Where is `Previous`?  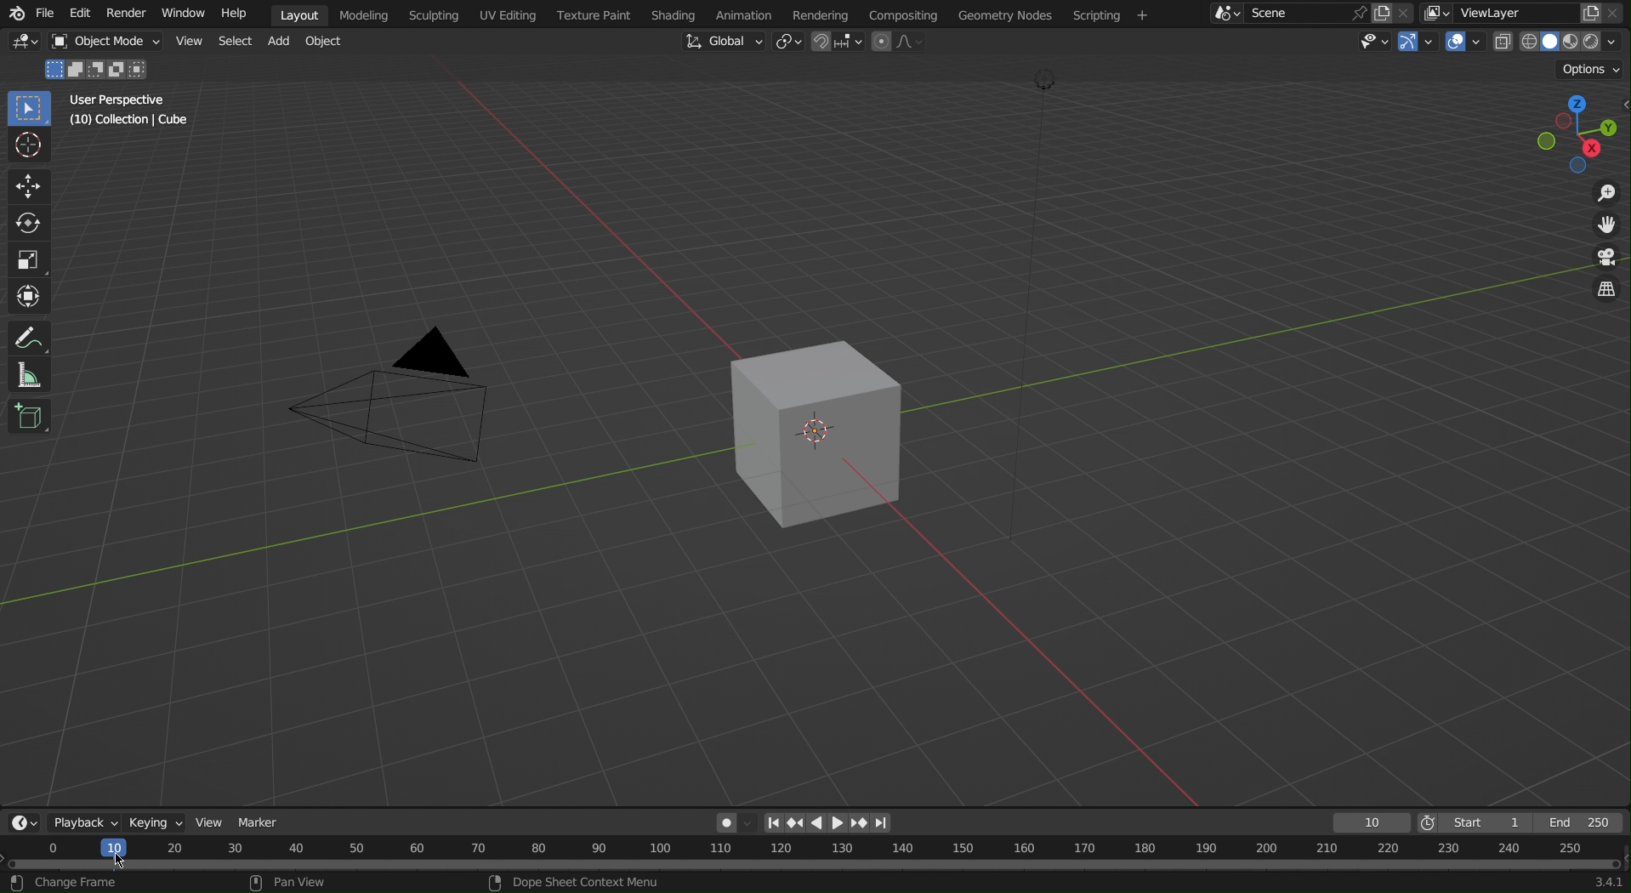 Previous is located at coordinates (797, 822).